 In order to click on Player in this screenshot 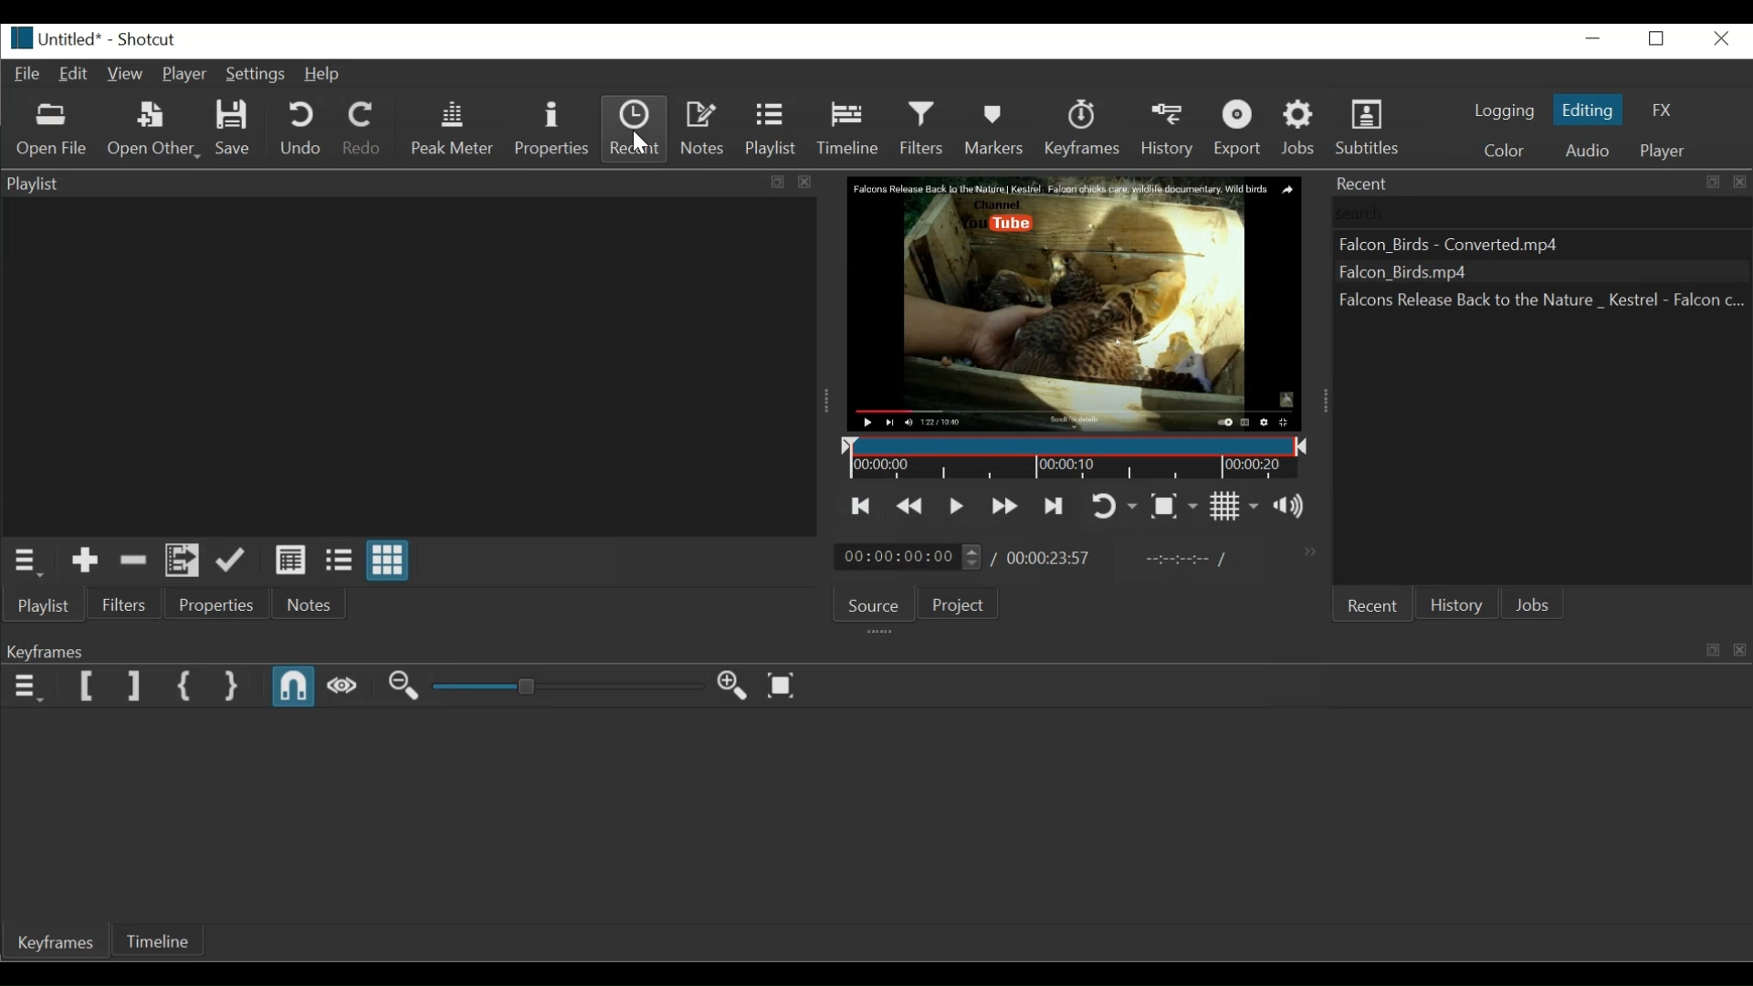, I will do `click(184, 74)`.